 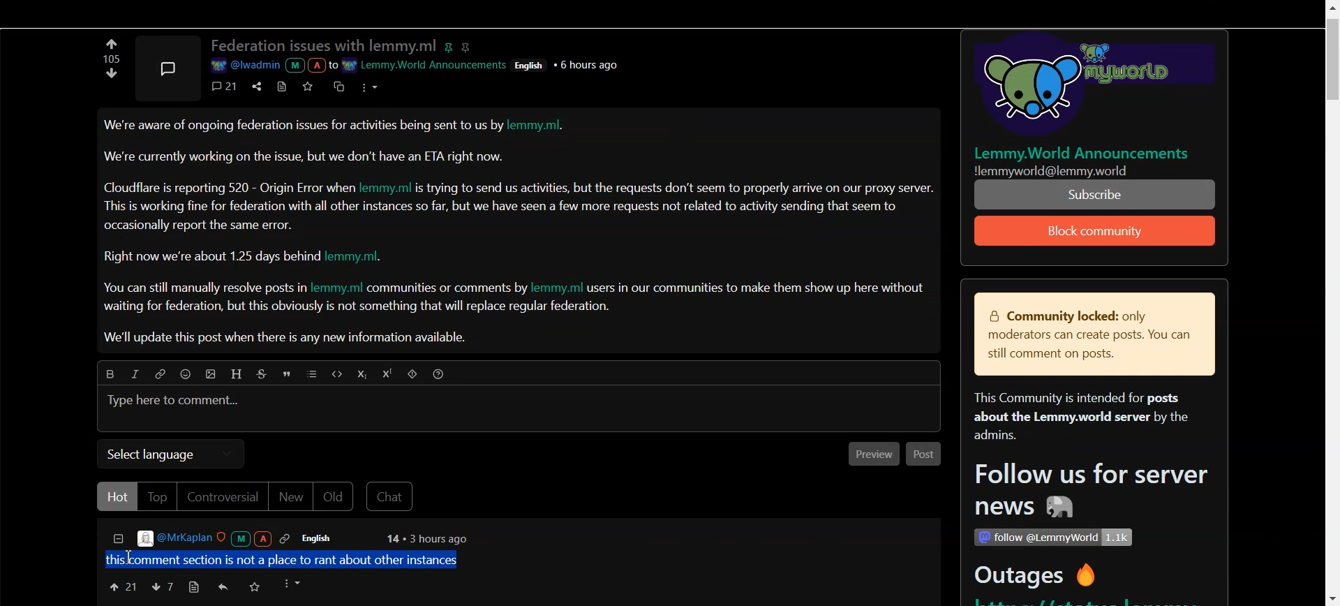 What do you see at coordinates (117, 496) in the screenshot?
I see `Hot` at bounding box center [117, 496].